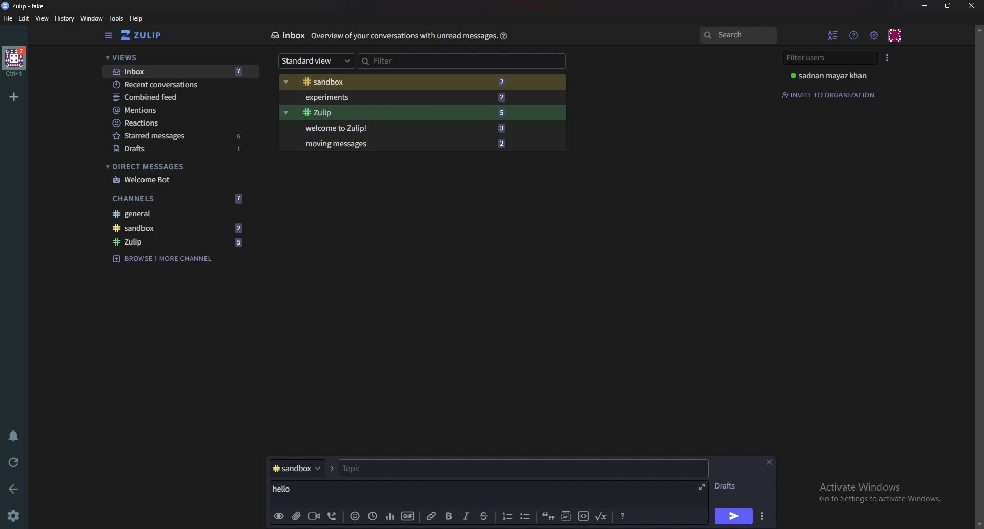  What do you see at coordinates (389, 517) in the screenshot?
I see `Poll` at bounding box center [389, 517].